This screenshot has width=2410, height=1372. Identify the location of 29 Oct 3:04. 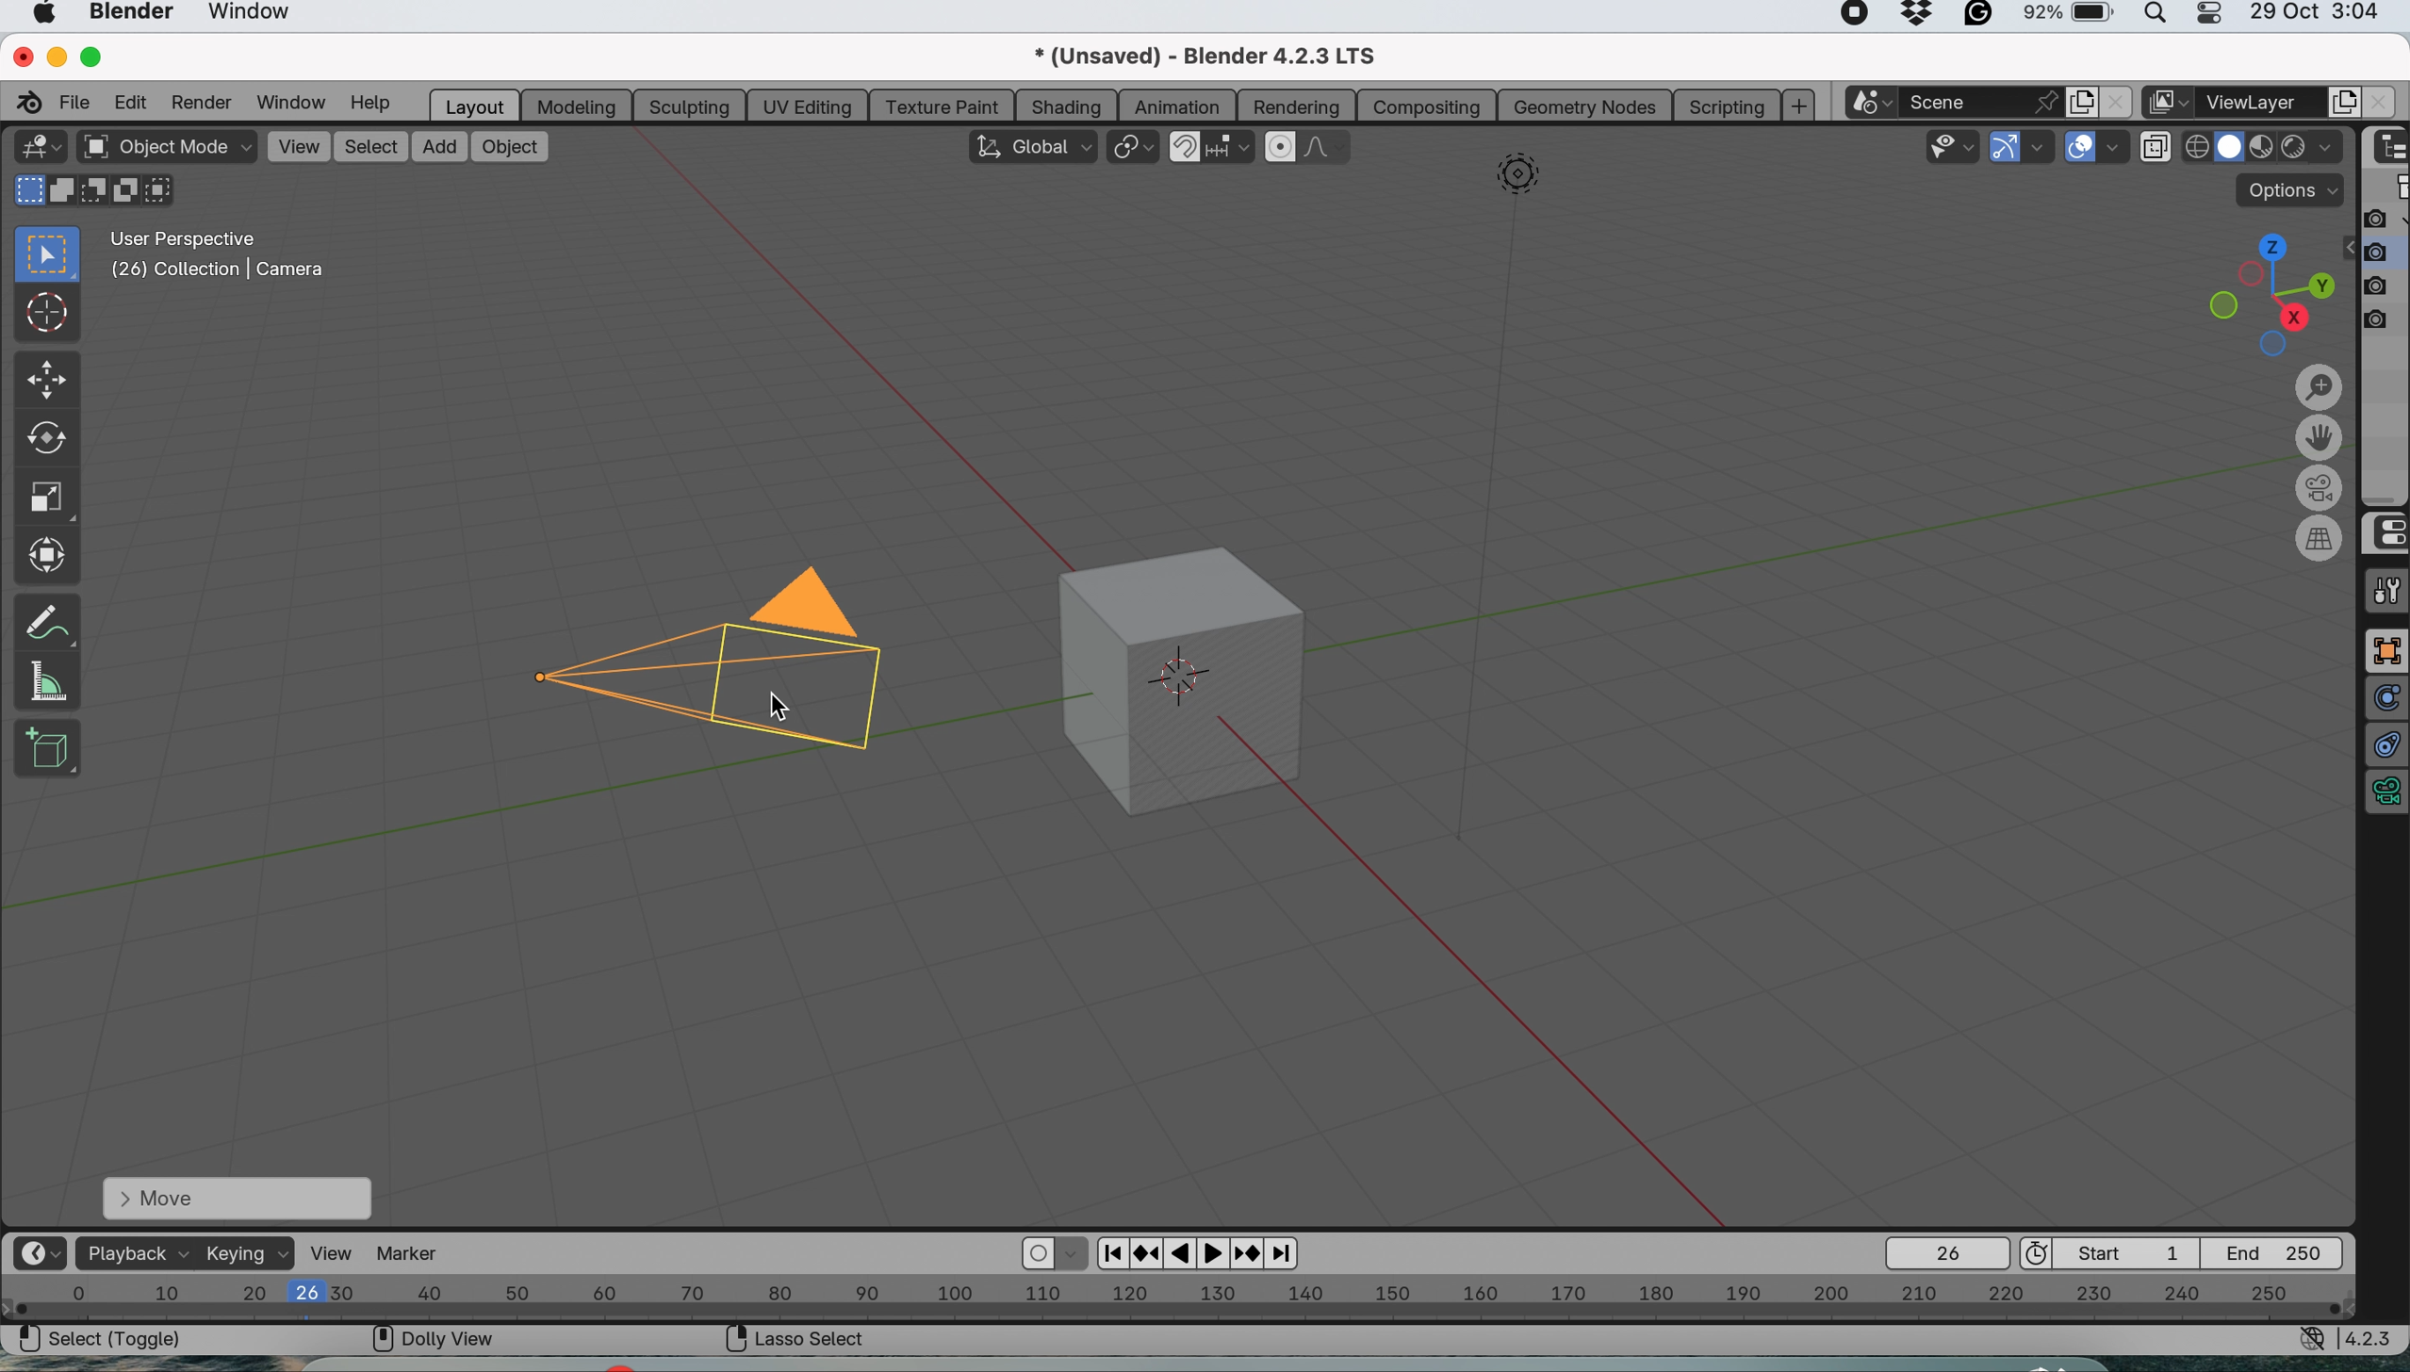
(2315, 13).